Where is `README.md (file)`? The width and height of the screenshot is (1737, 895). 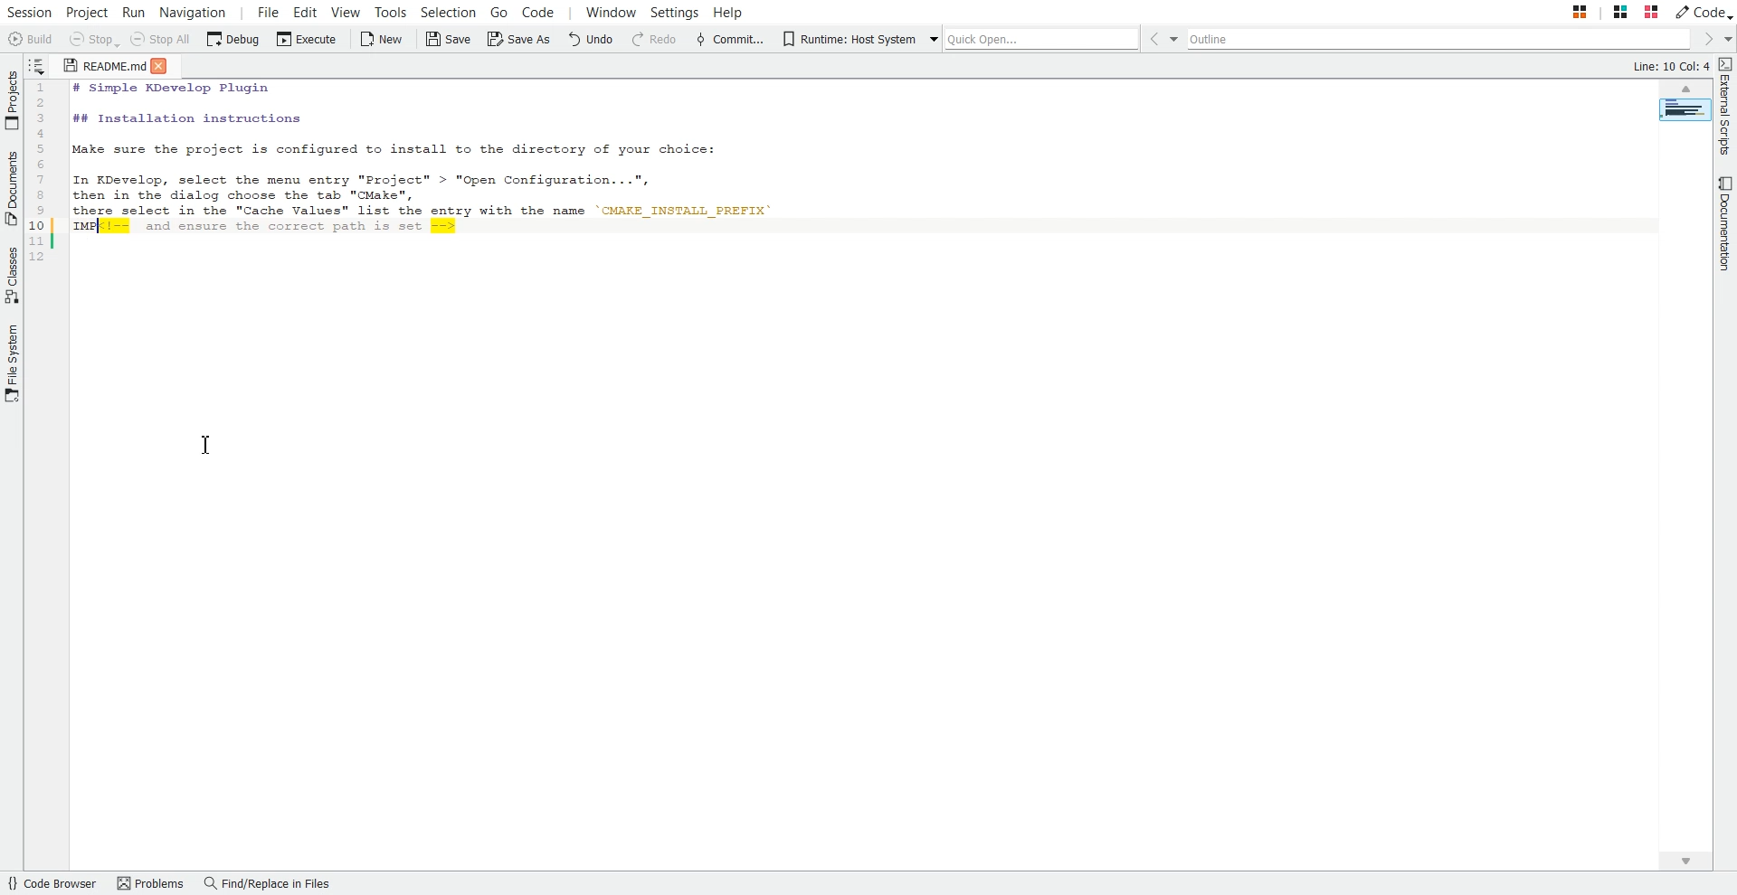 README.md (file) is located at coordinates (99, 65).